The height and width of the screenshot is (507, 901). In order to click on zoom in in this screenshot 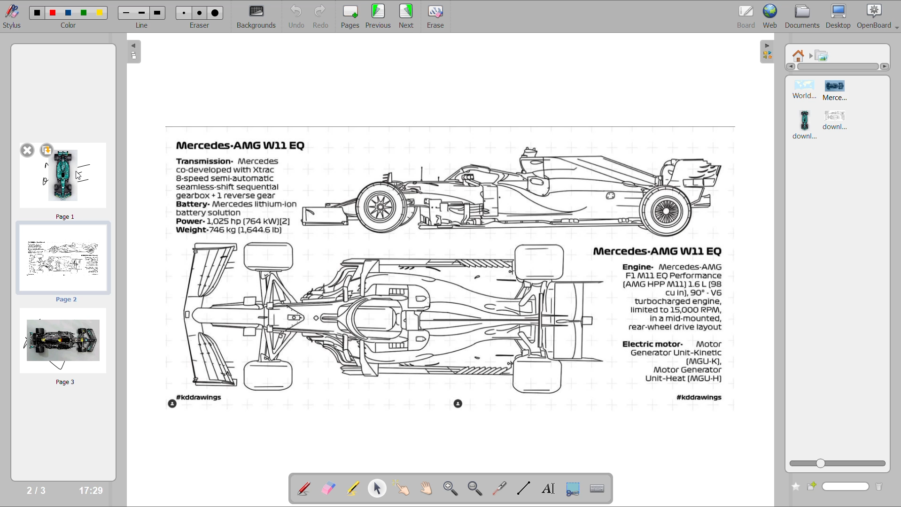, I will do `click(450, 489)`.